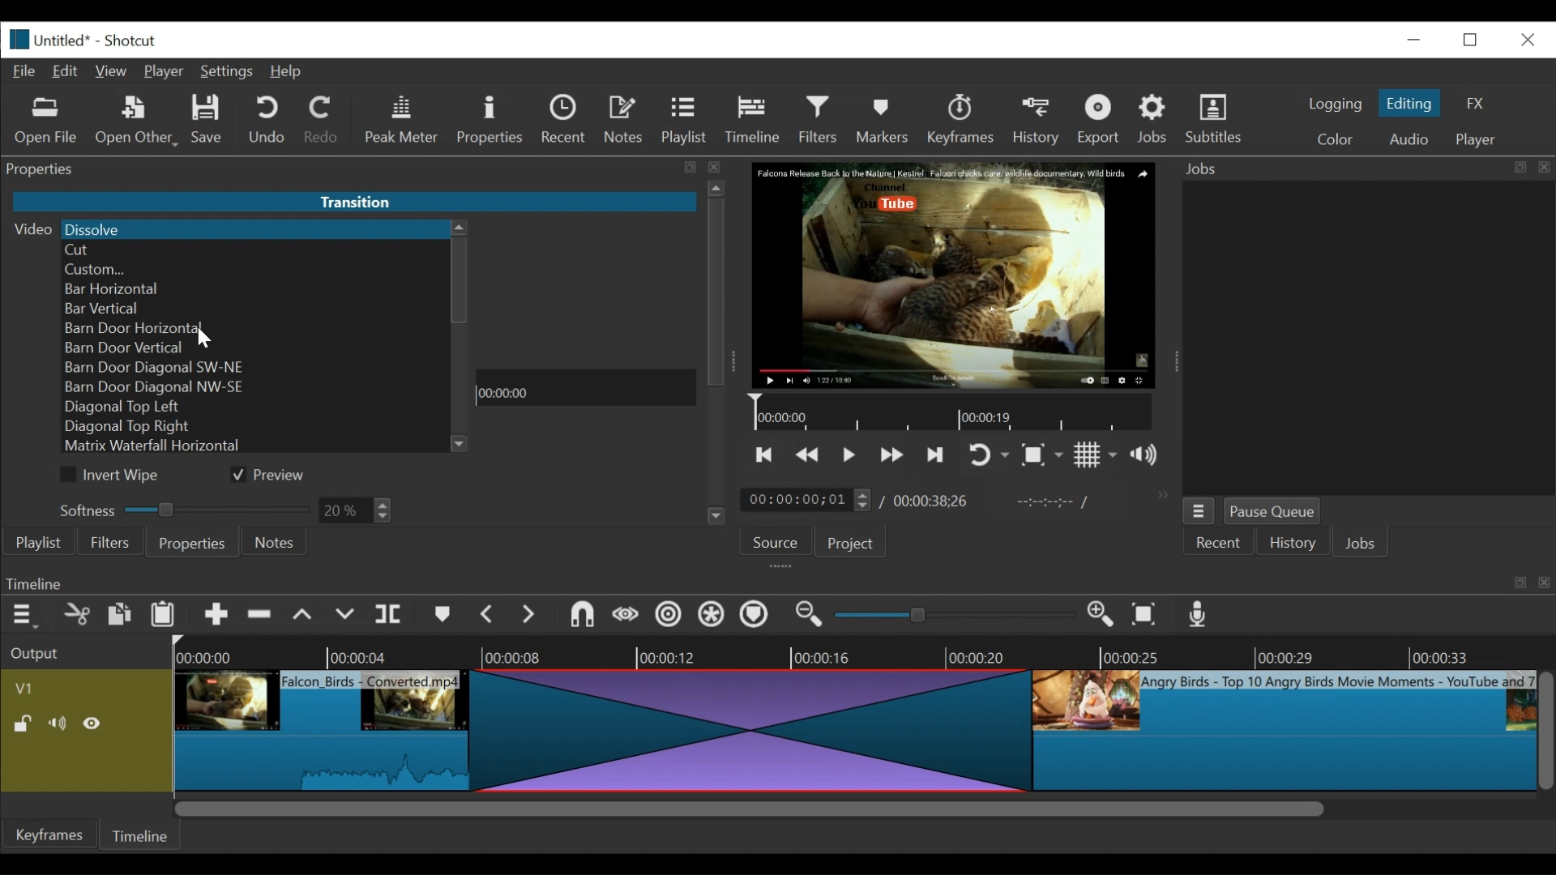  Describe the element at coordinates (1285, 732) in the screenshot. I see `clip` at that location.